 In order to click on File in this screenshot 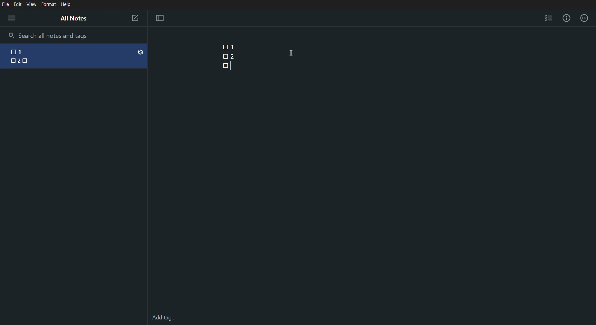, I will do `click(5, 4)`.